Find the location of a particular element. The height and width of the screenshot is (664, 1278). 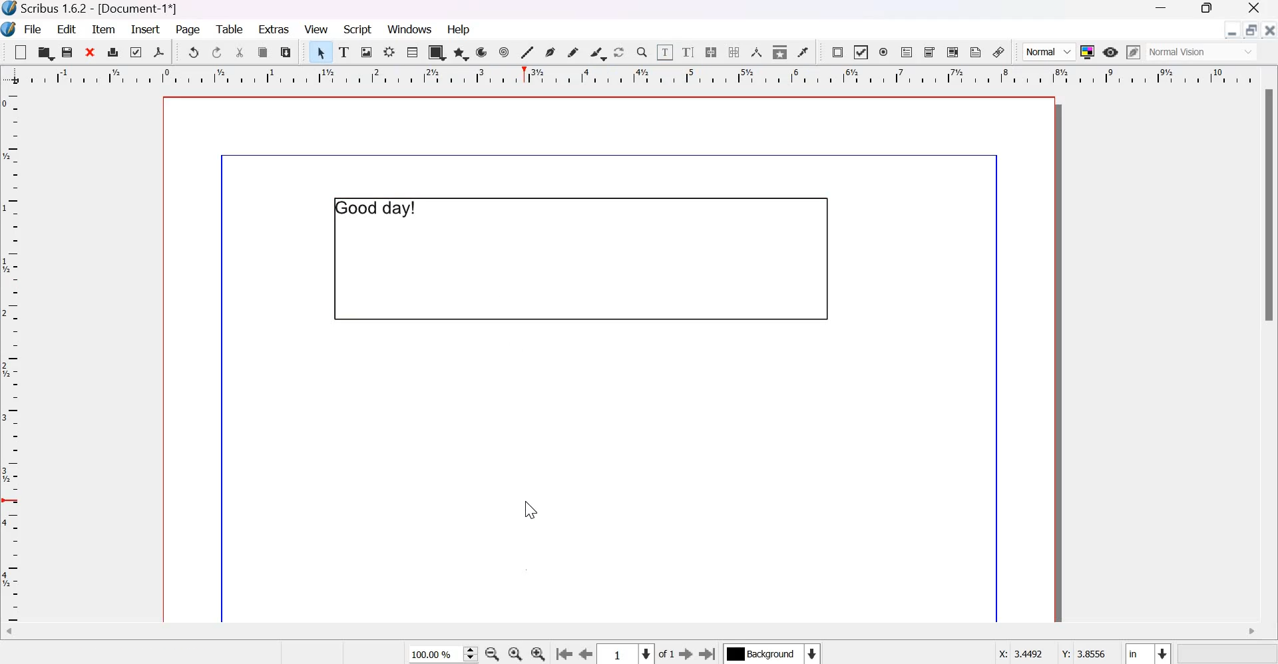

Scroll left is located at coordinates (20, 633).